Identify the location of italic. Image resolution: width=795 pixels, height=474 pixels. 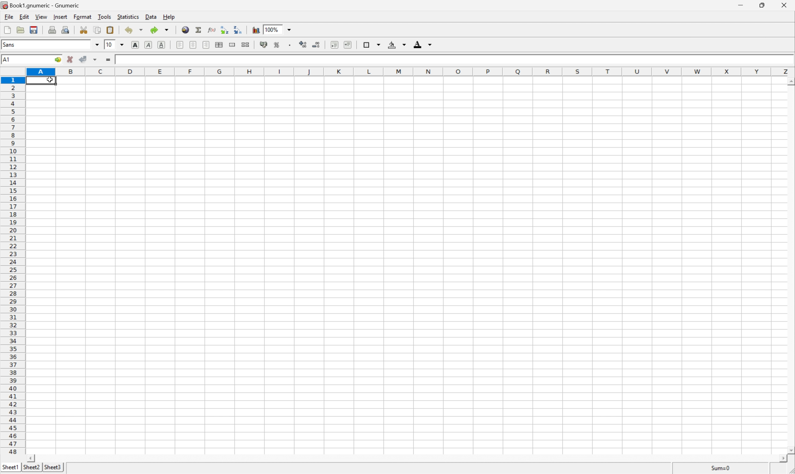
(149, 45).